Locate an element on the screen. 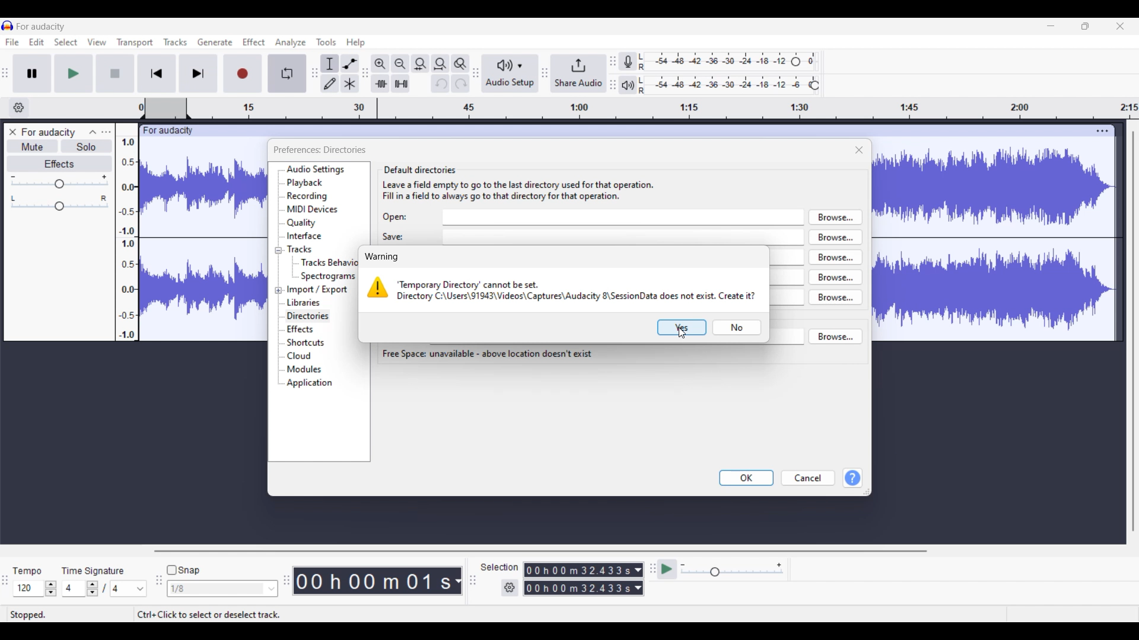  Minimize is located at coordinates (1051, 26).